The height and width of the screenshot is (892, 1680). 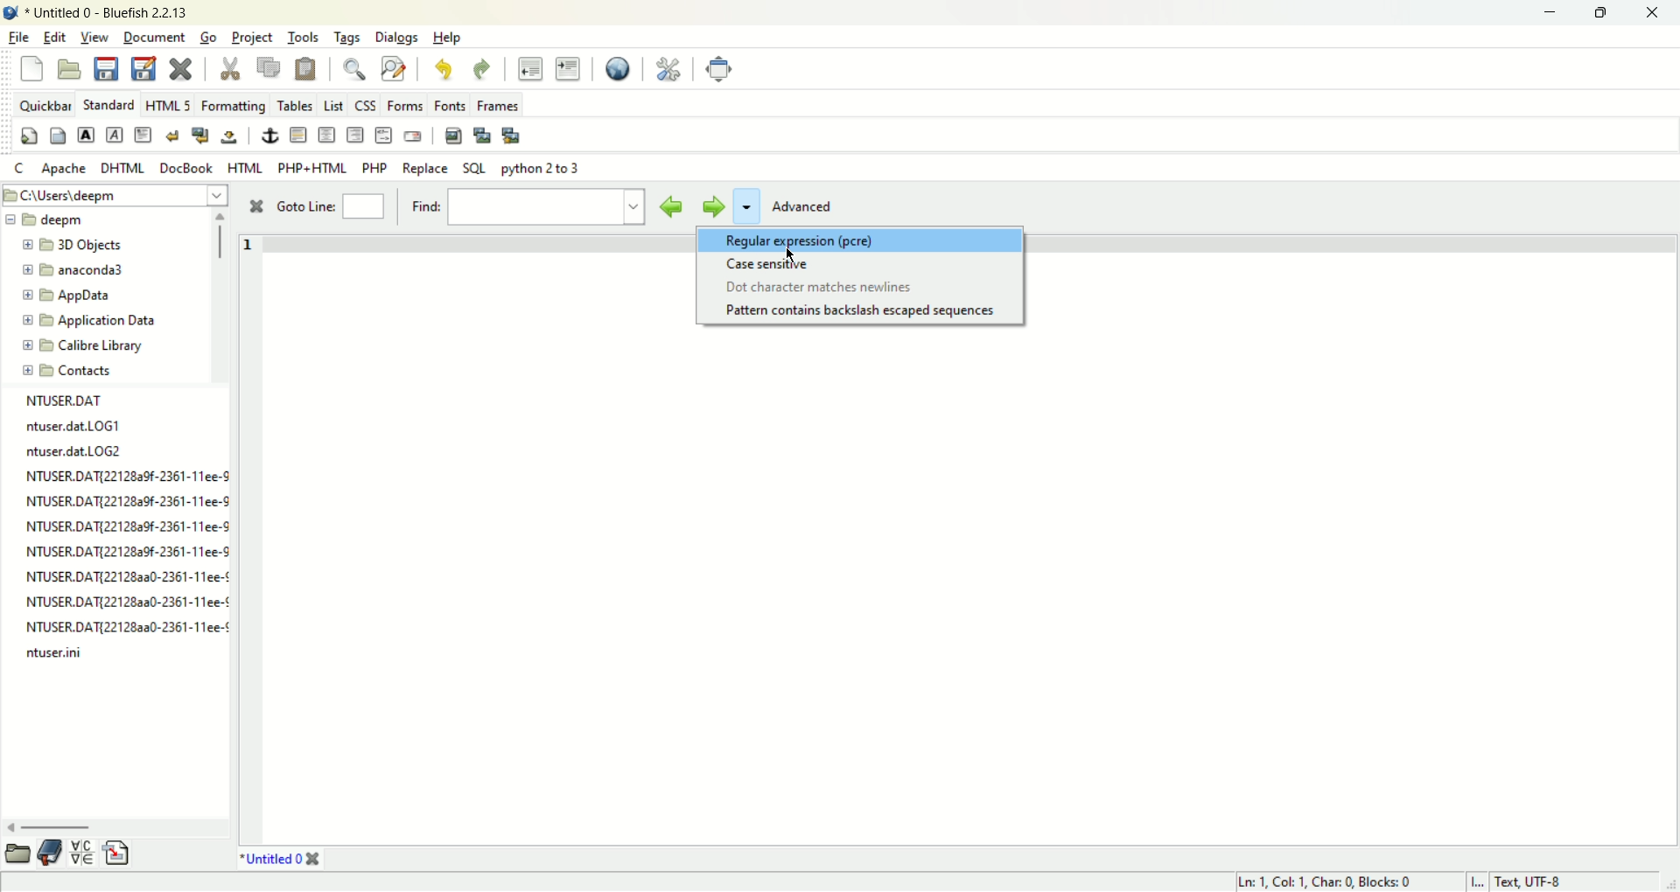 I want to click on paragraph, so click(x=143, y=135).